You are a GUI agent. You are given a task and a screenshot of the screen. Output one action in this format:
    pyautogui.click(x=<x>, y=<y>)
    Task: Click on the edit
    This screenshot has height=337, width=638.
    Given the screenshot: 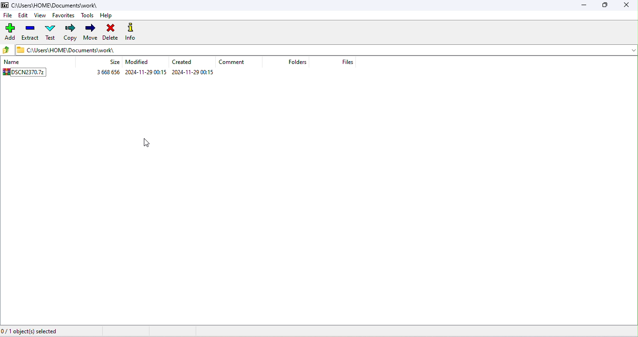 What is the action you would take?
    pyautogui.click(x=23, y=15)
    